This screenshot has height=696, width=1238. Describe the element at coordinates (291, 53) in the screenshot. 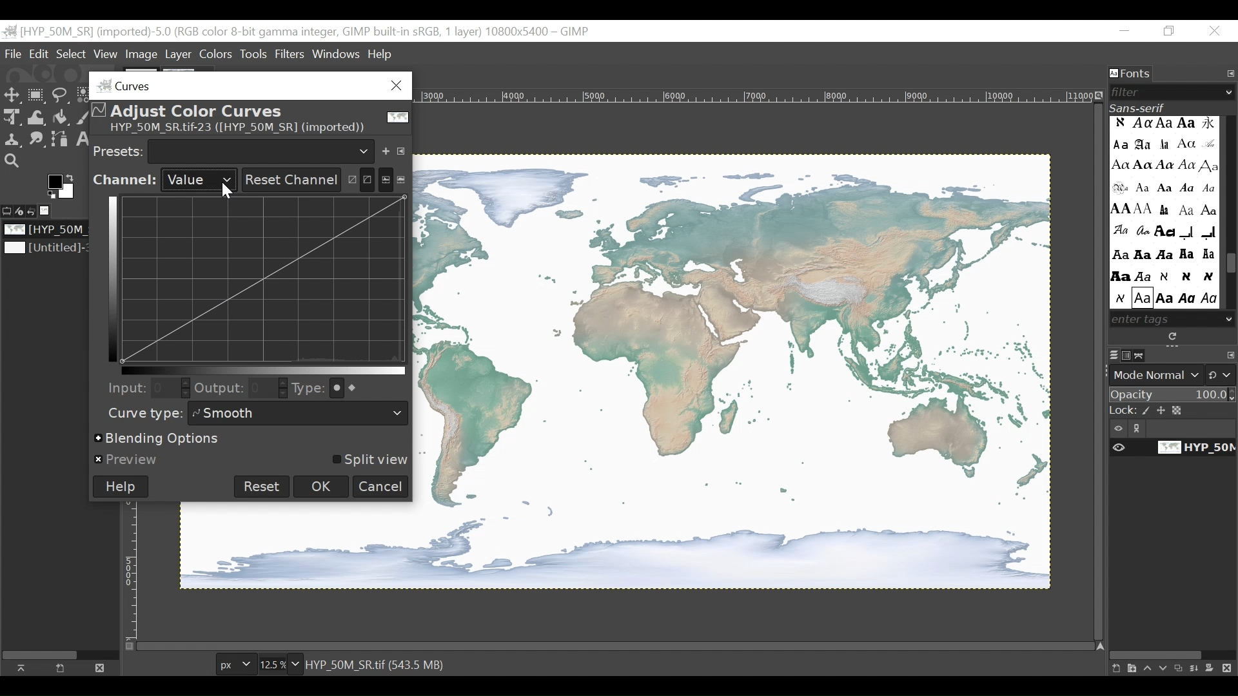

I see `Filters` at that location.